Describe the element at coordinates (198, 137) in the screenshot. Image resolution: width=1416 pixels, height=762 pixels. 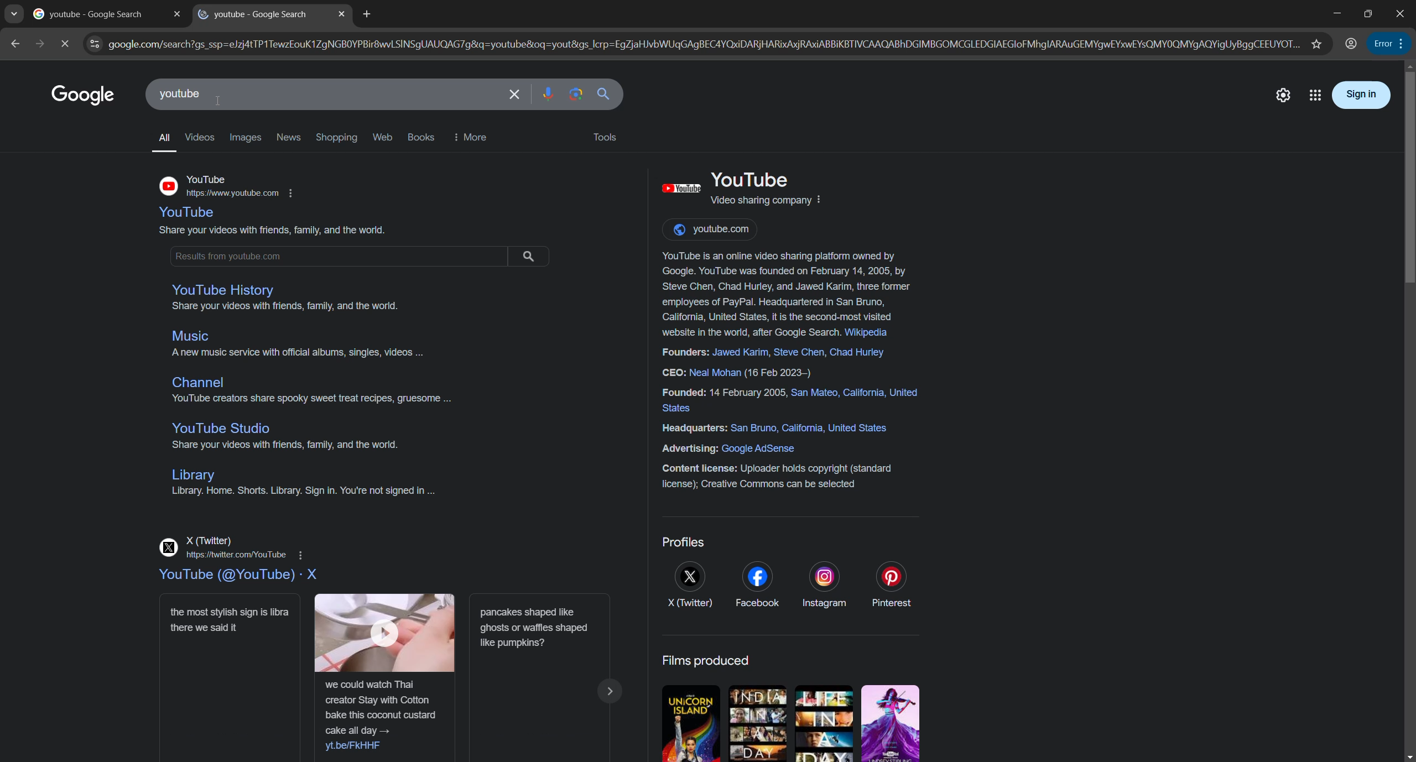
I see `videos` at that location.